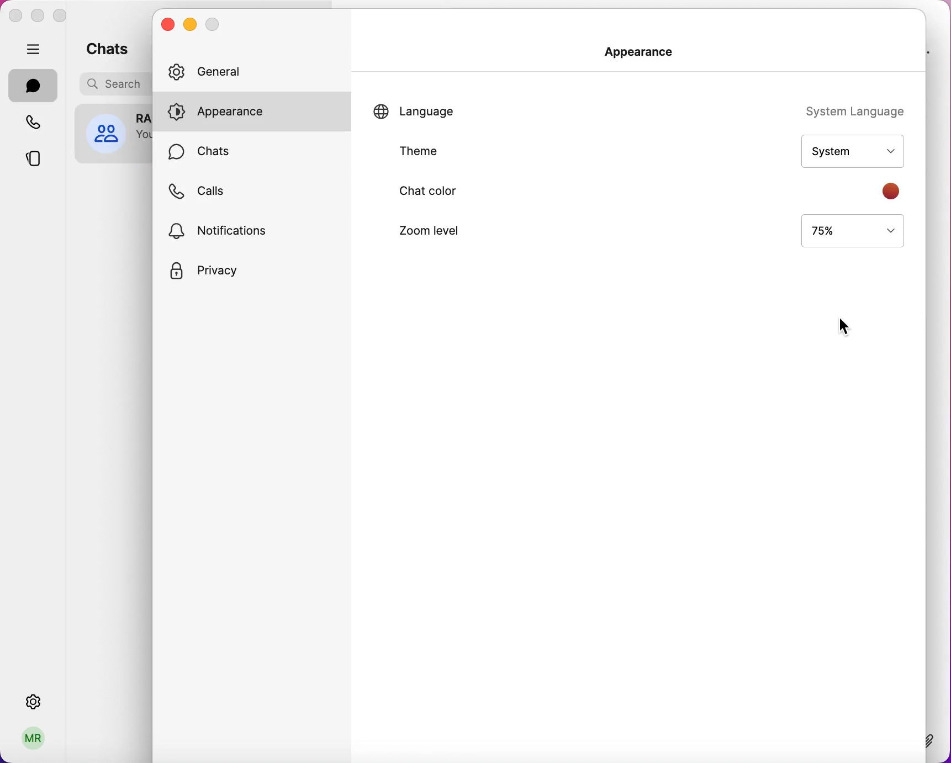 The width and height of the screenshot is (951, 763). I want to click on maximize, so click(218, 24).